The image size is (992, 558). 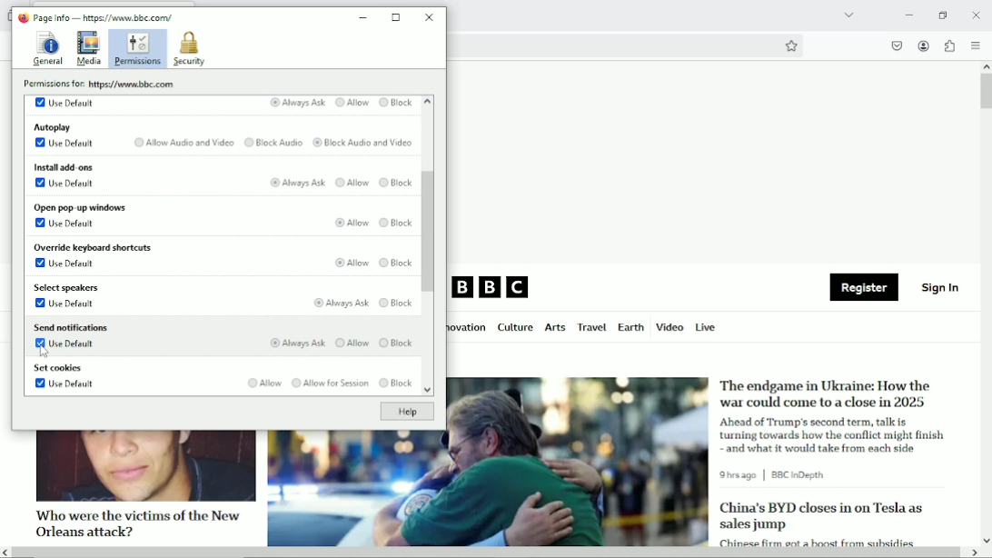 I want to click on Cursor, so click(x=44, y=353).